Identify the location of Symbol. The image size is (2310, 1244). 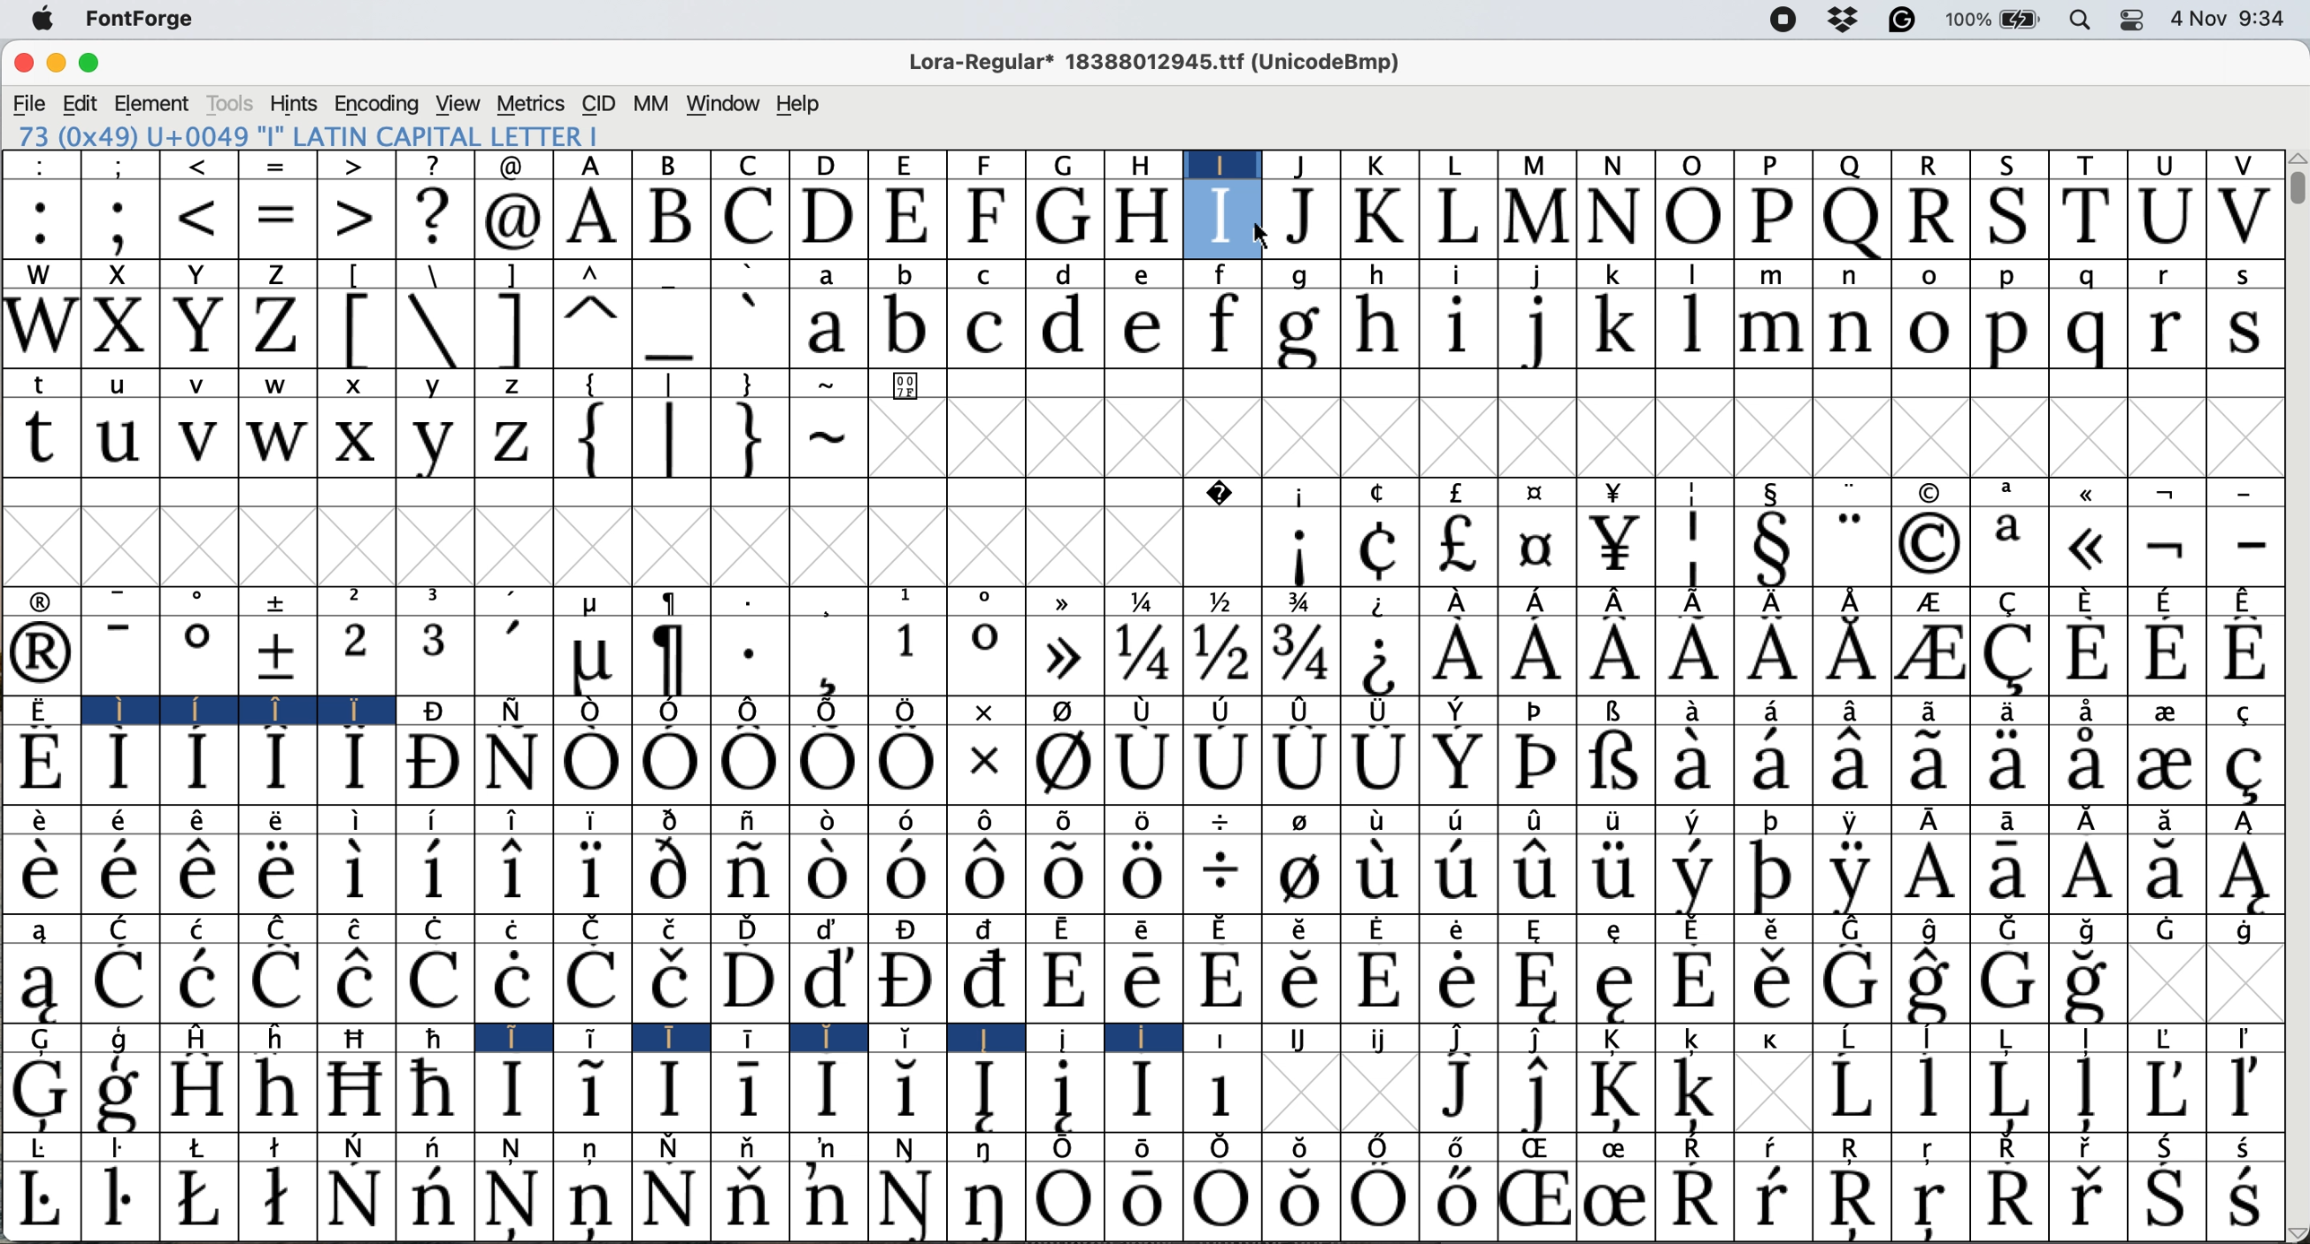
(1220, 655).